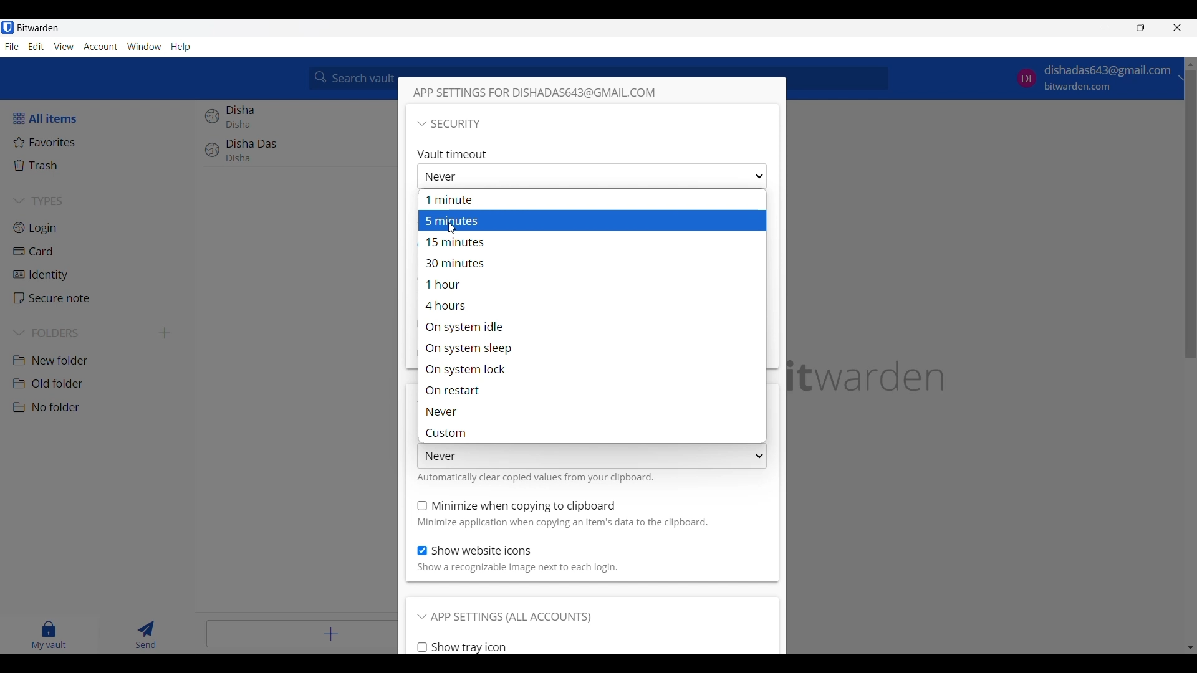 This screenshot has height=673, width=1197. What do you see at coordinates (592, 287) in the screenshot?
I see `1 hour` at bounding box center [592, 287].